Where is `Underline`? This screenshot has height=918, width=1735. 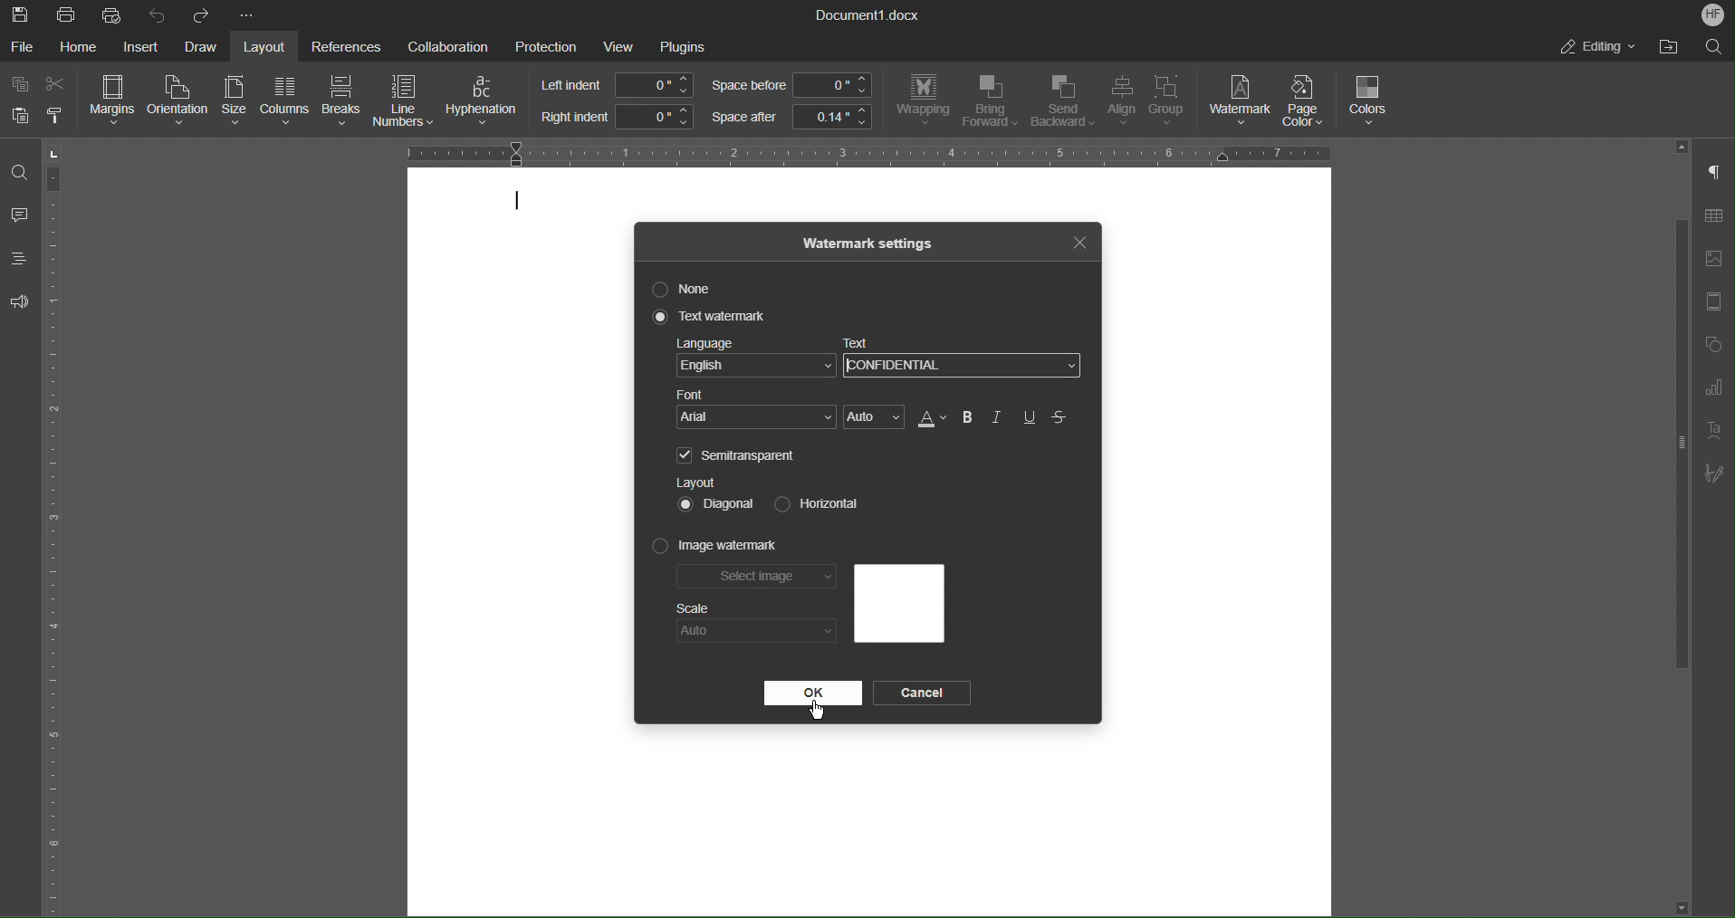 Underline is located at coordinates (1030, 417).